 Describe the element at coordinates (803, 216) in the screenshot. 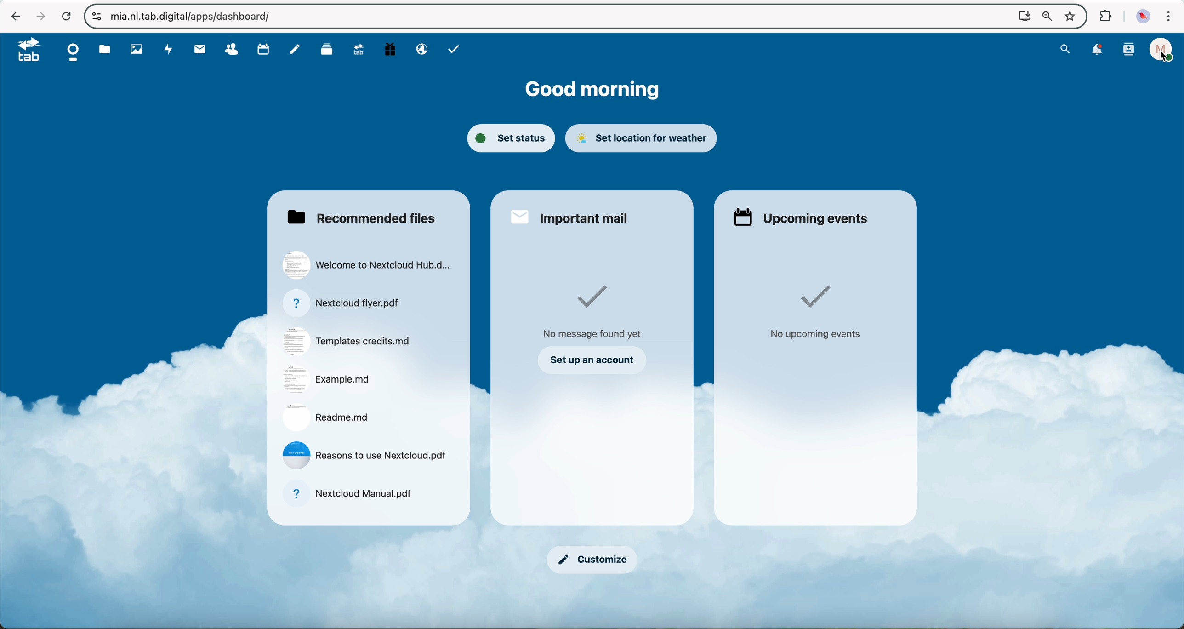

I see `upcoming events` at that location.